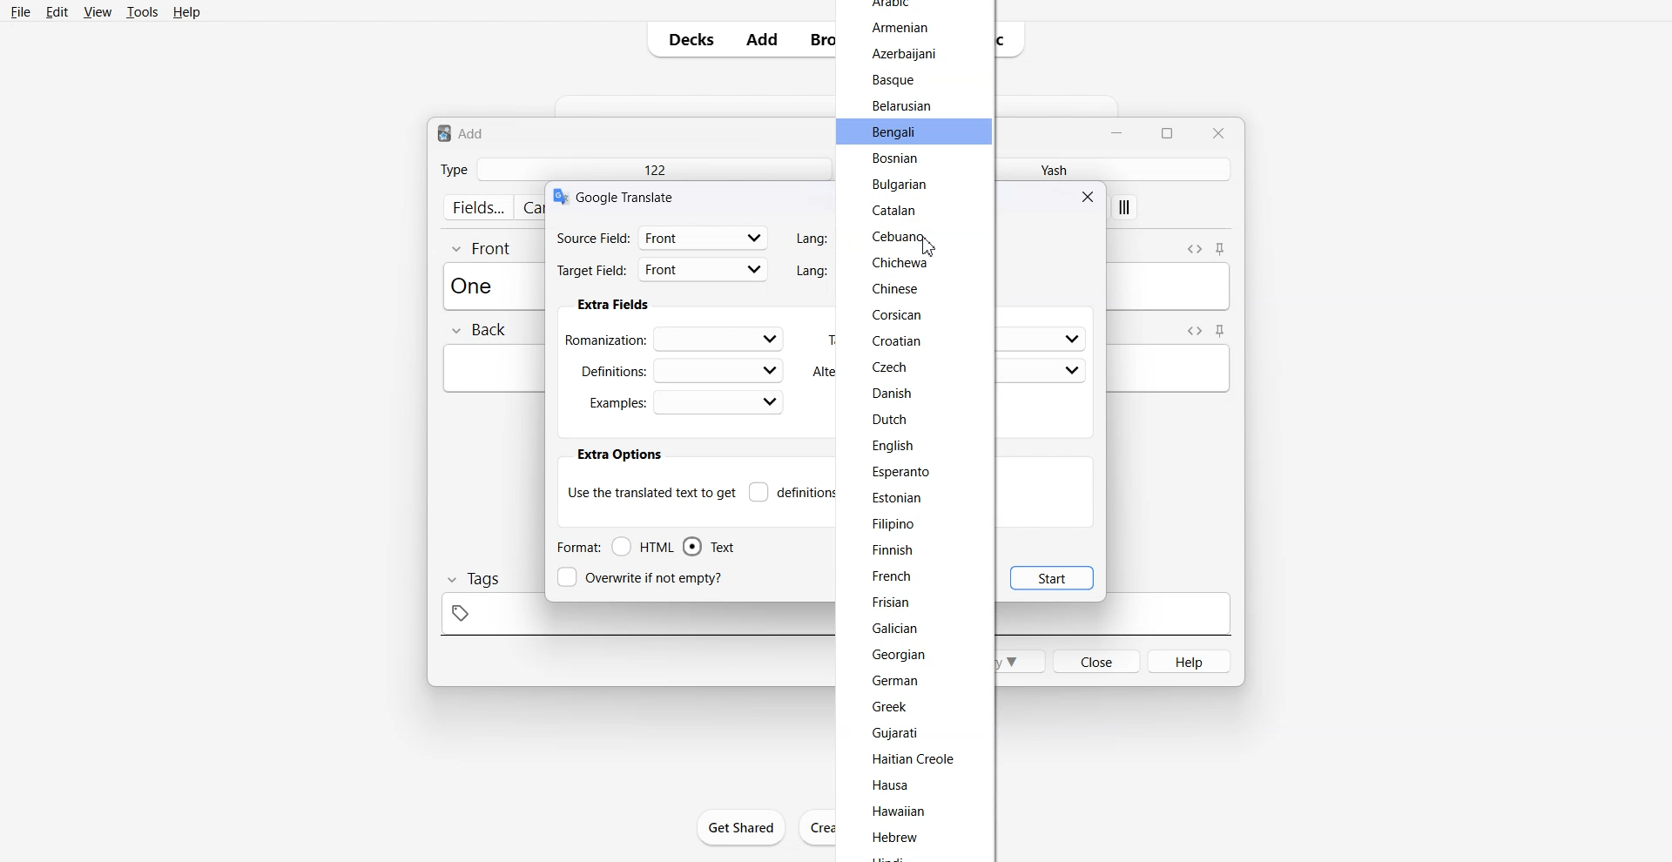 This screenshot has height=862, width=1672. I want to click on Hawaiian, so click(904, 811).